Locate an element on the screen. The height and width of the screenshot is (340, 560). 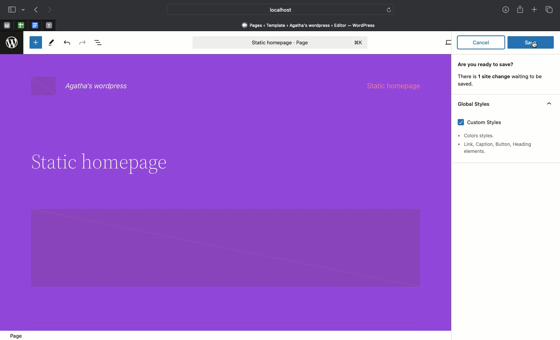
Sidebar is located at coordinates (12, 10).